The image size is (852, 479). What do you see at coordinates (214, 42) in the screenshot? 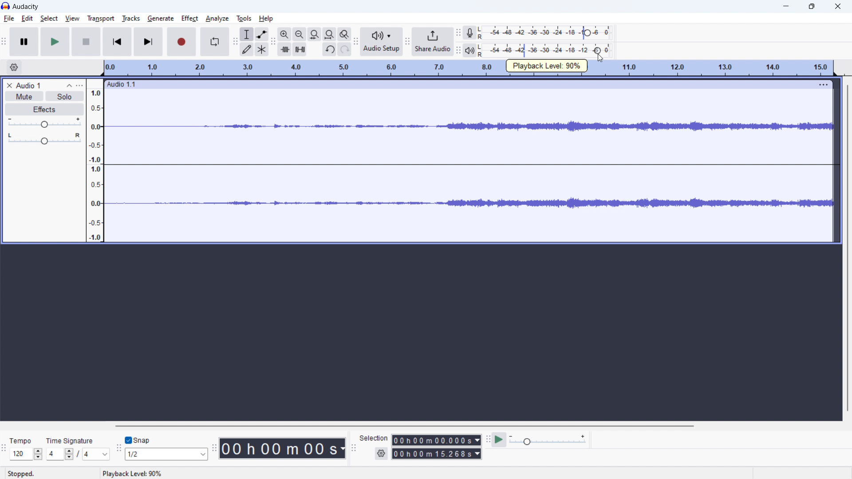
I see `enable looping` at bounding box center [214, 42].